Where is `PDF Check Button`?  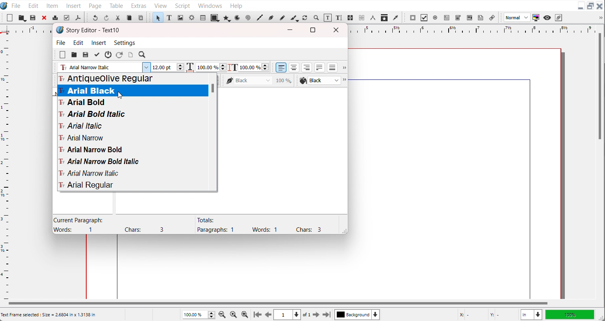 PDF Check Button is located at coordinates (424, 18).